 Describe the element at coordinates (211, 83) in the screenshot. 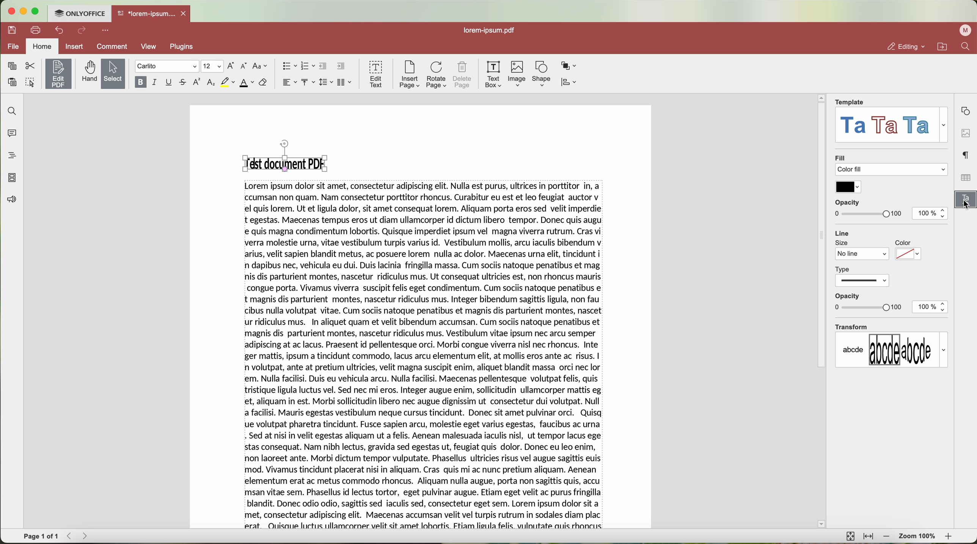

I see `subscript` at that location.